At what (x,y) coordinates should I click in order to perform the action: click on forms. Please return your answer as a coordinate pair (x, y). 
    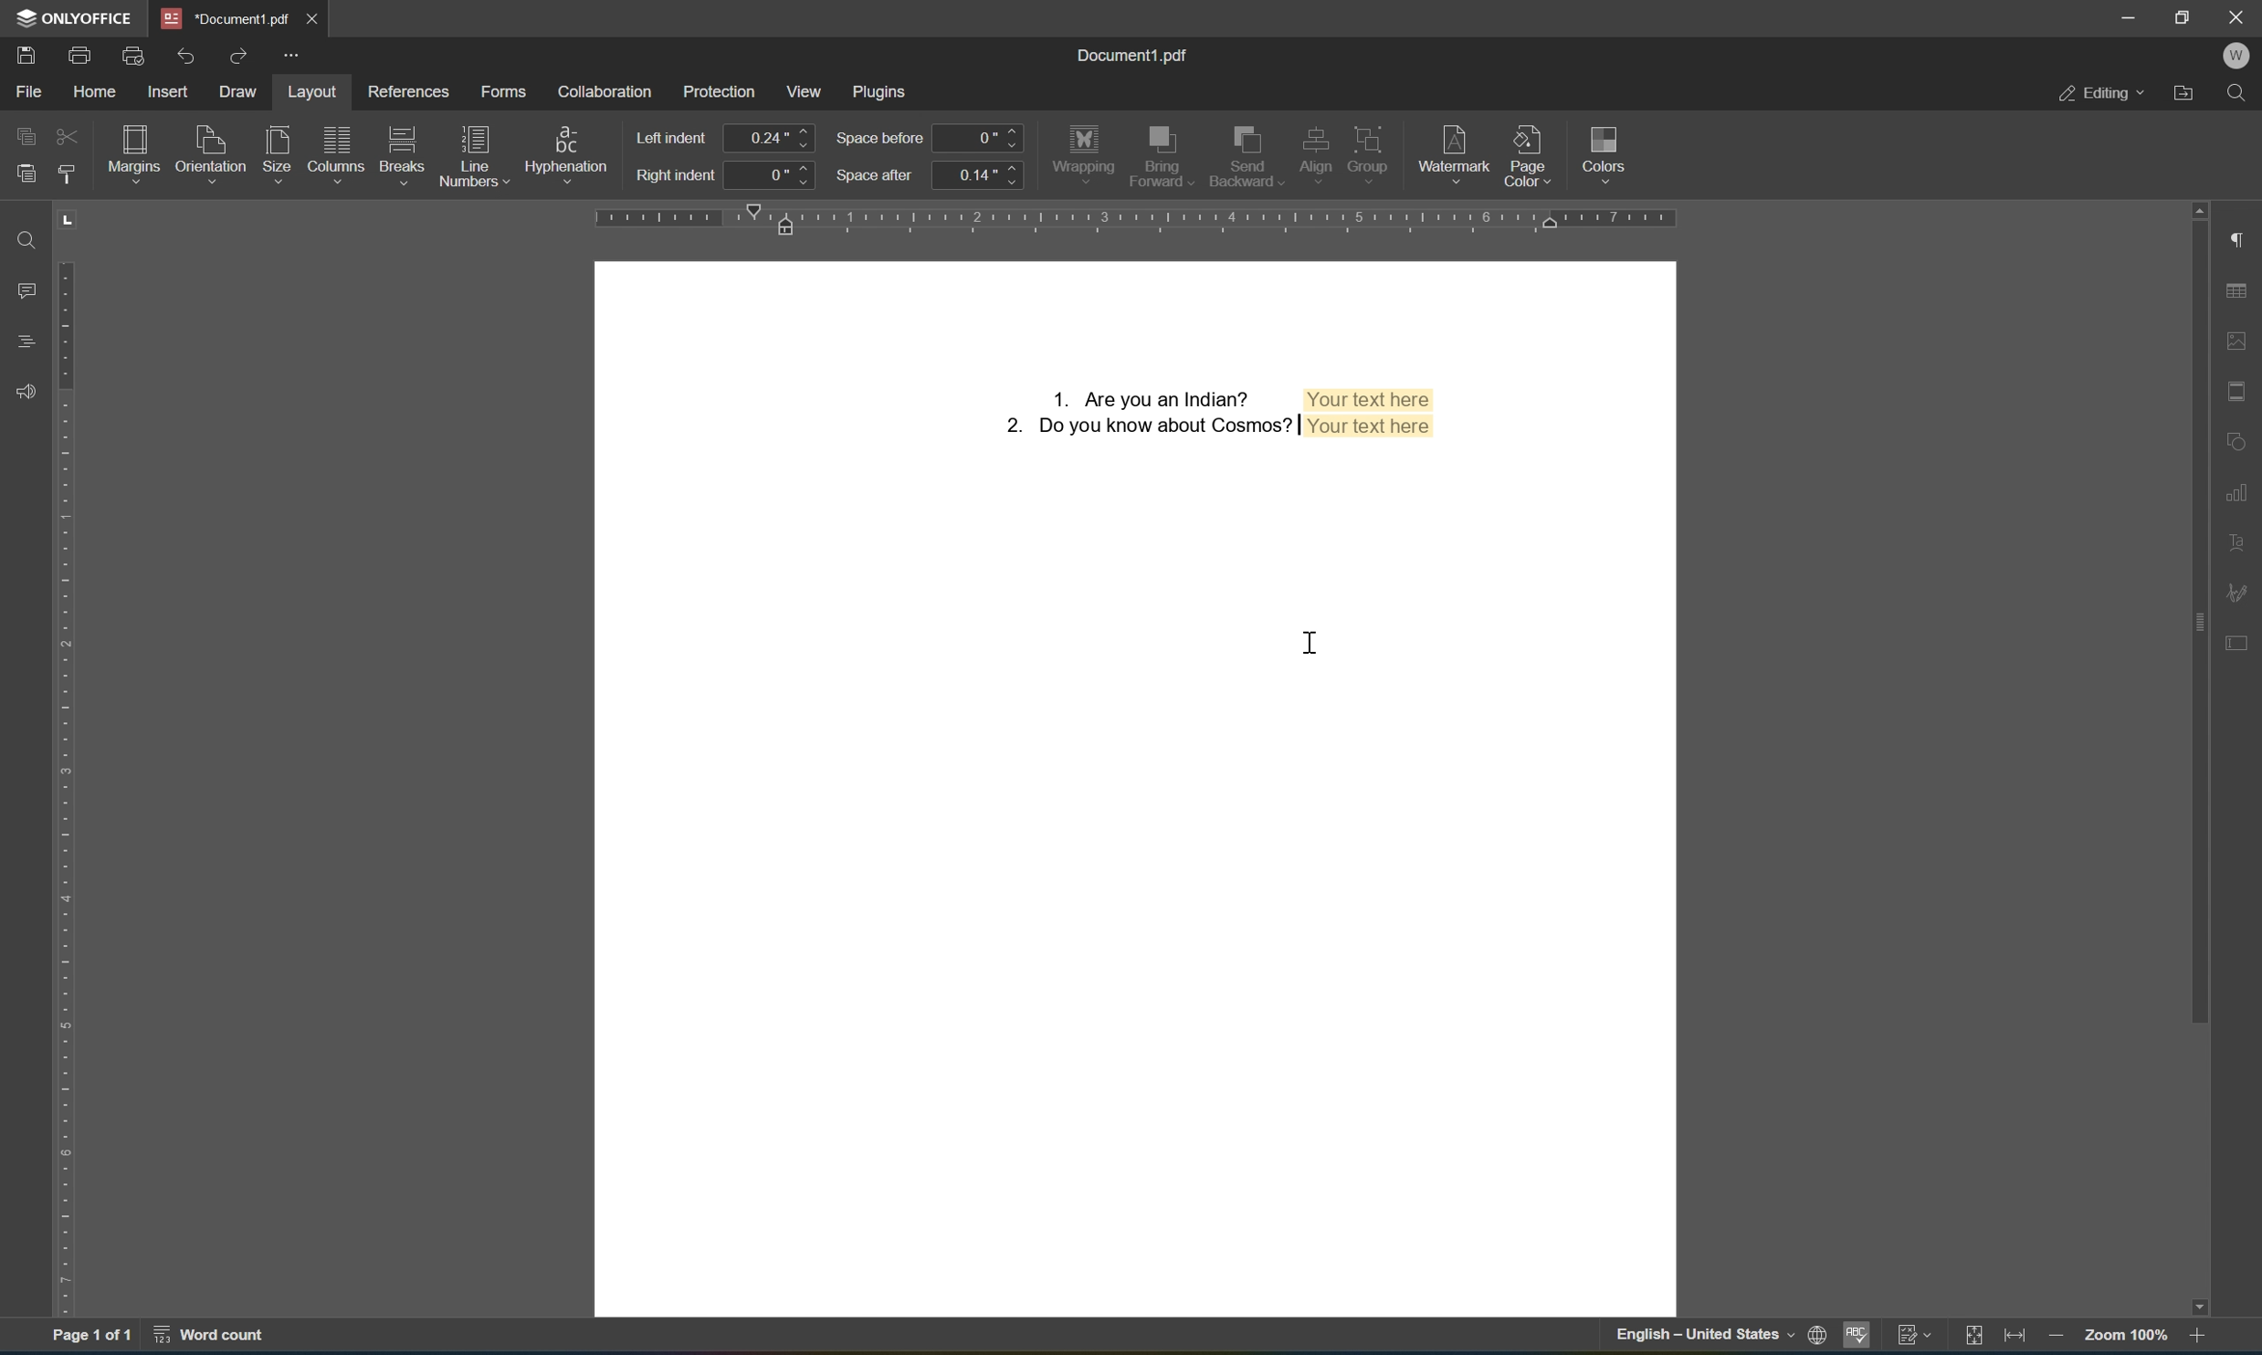
    Looking at the image, I should click on (509, 95).